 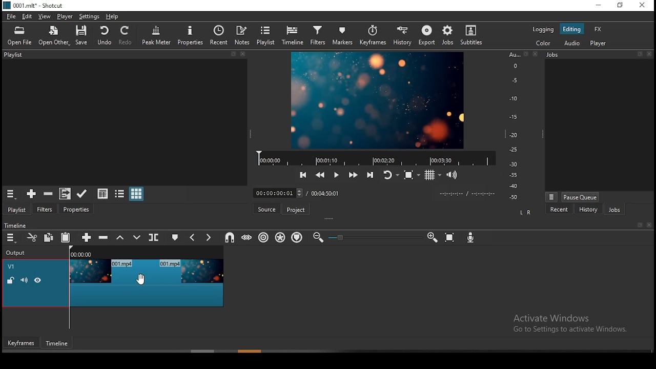 What do you see at coordinates (49, 195) in the screenshot?
I see `remove cut` at bounding box center [49, 195].